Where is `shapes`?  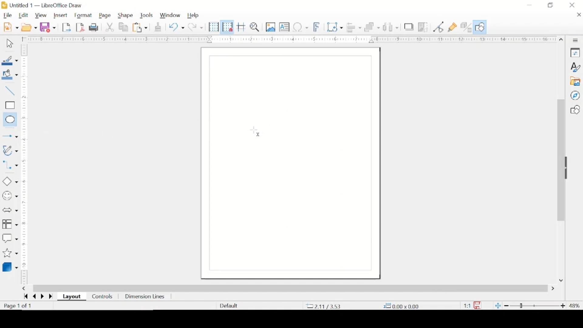 shapes is located at coordinates (575, 110).